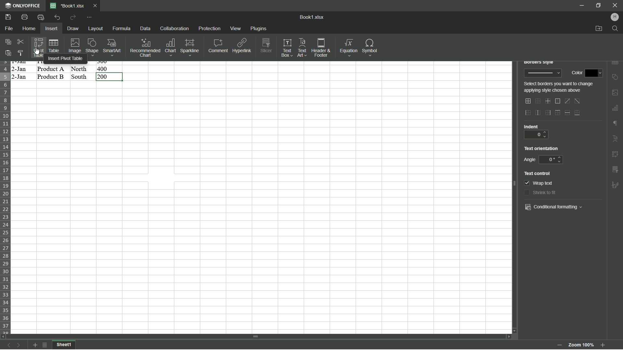 The height and width of the screenshot is (350, 623). What do you see at coordinates (581, 6) in the screenshot?
I see `minimize` at bounding box center [581, 6].